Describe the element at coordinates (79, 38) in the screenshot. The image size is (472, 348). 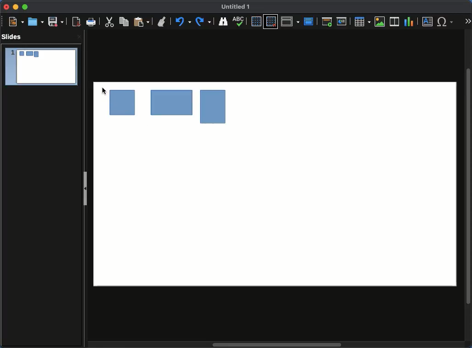
I see `Close` at that location.